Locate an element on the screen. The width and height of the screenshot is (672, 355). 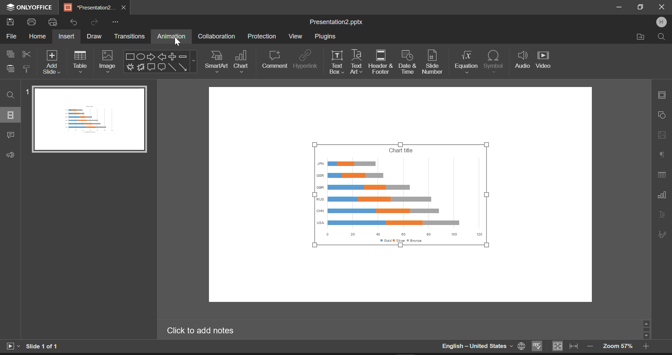
Image is located at coordinates (107, 61).